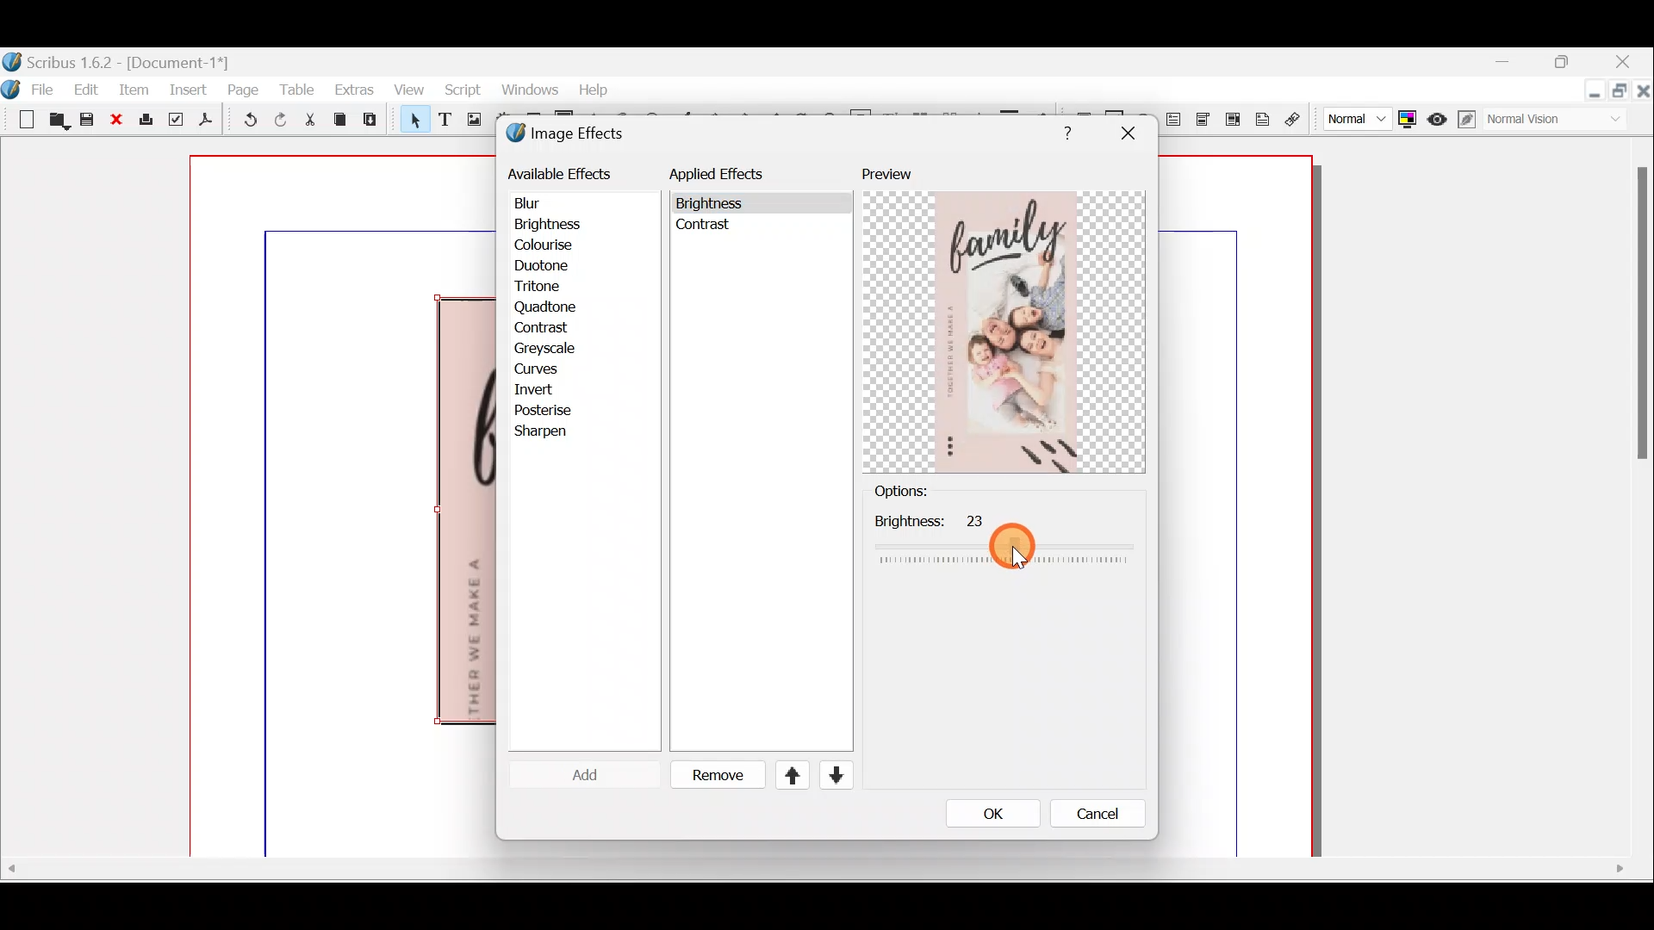 The image size is (1654, 930). I want to click on canvas, so click(1237, 507).